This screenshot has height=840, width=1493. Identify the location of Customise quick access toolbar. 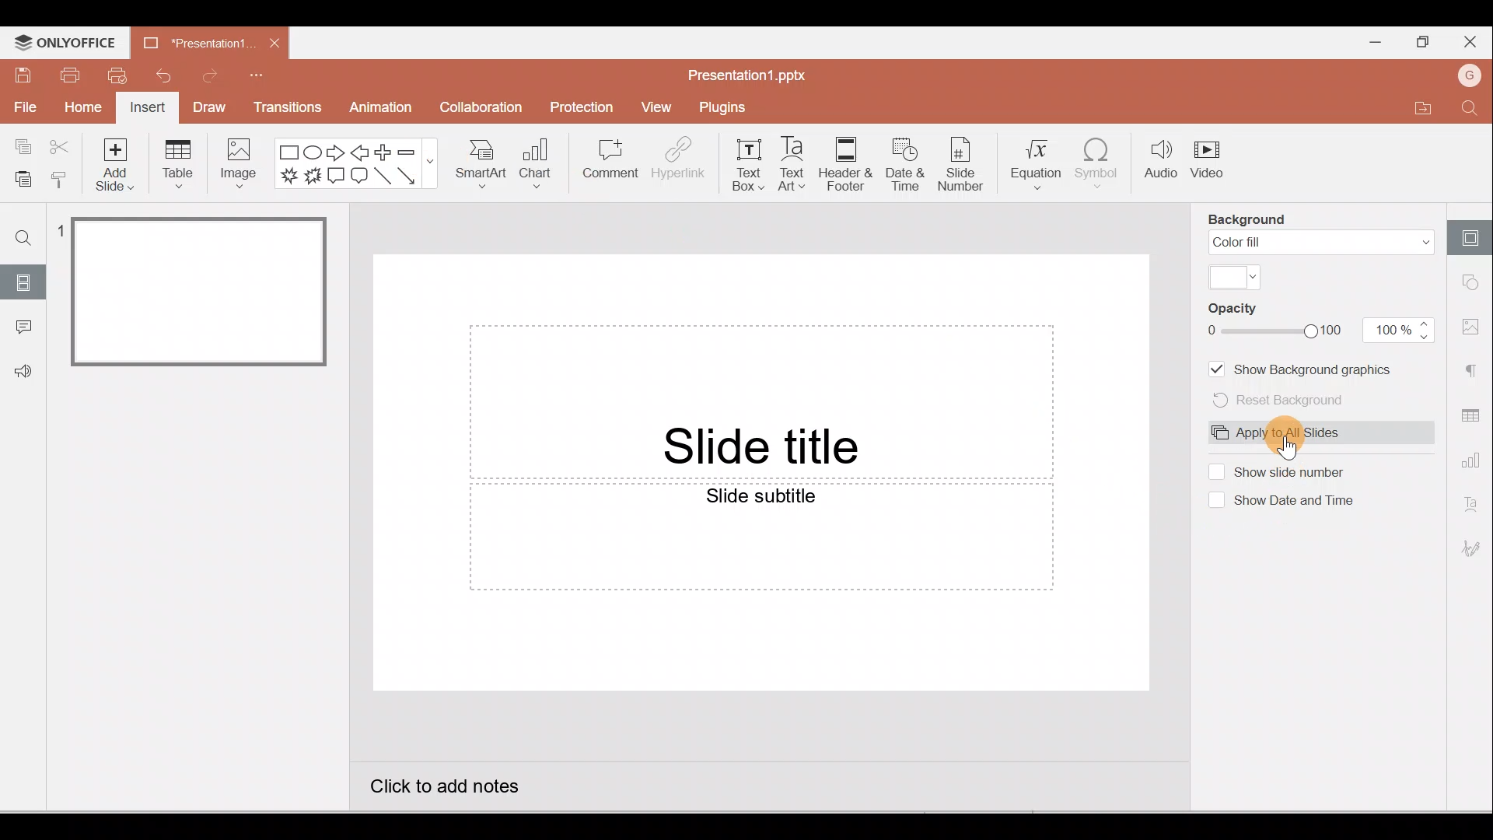
(272, 72).